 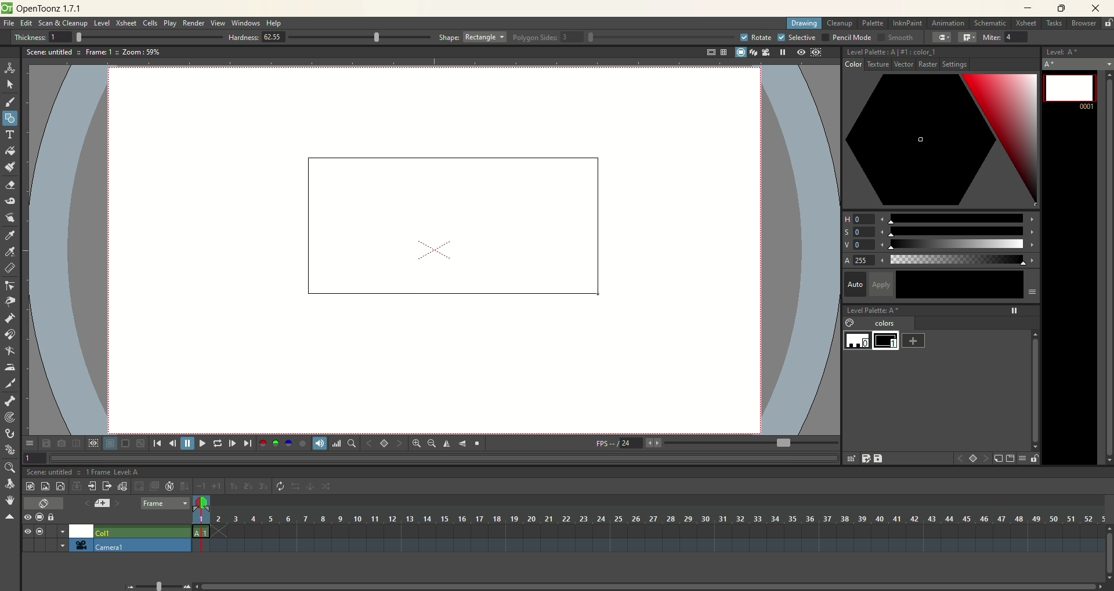 I want to click on pinch, so click(x=10, y=301).